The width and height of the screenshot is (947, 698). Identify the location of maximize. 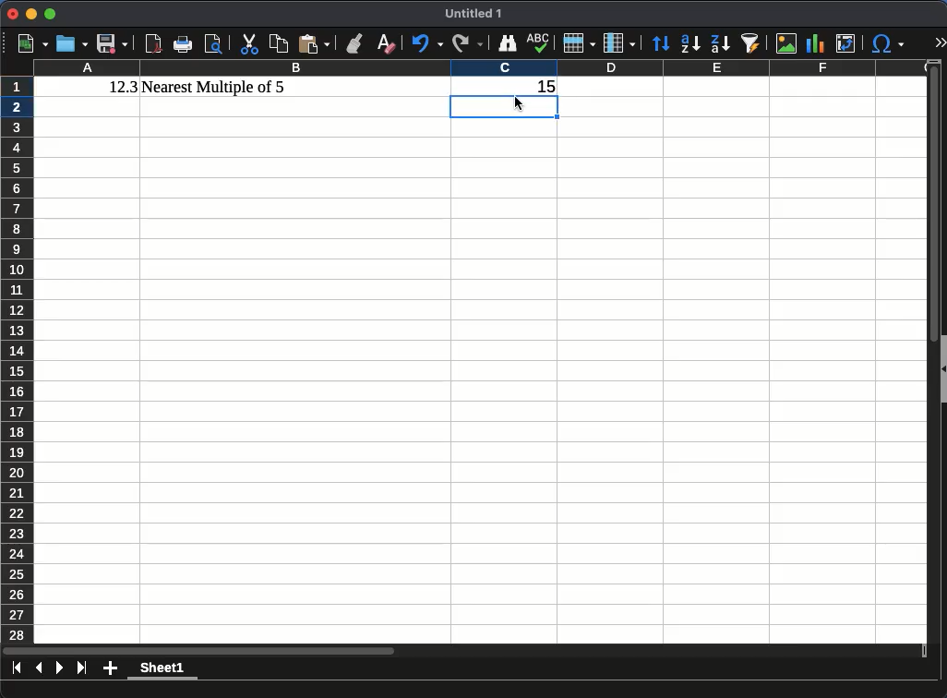
(49, 13).